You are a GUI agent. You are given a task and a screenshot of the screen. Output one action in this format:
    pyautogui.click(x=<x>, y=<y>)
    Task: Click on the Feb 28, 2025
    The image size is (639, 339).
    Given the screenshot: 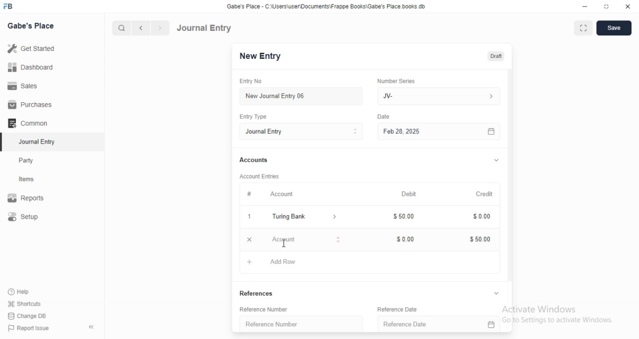 What is the action you would take?
    pyautogui.click(x=429, y=131)
    